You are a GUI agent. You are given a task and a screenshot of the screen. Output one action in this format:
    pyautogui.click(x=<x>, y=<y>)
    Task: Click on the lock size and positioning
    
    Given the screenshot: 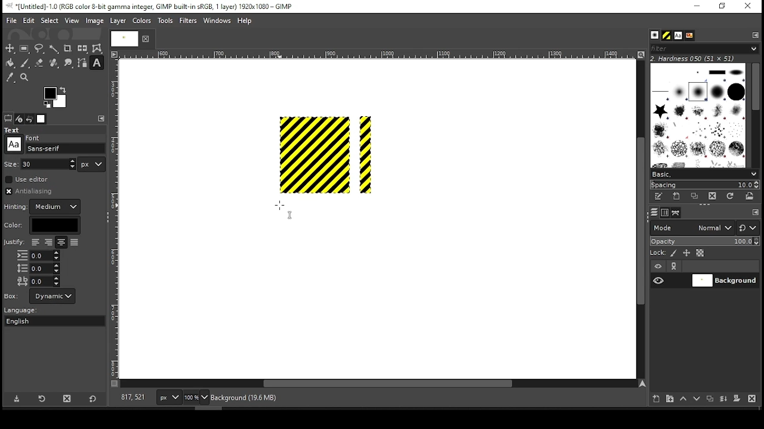 What is the action you would take?
    pyautogui.click(x=688, y=253)
    